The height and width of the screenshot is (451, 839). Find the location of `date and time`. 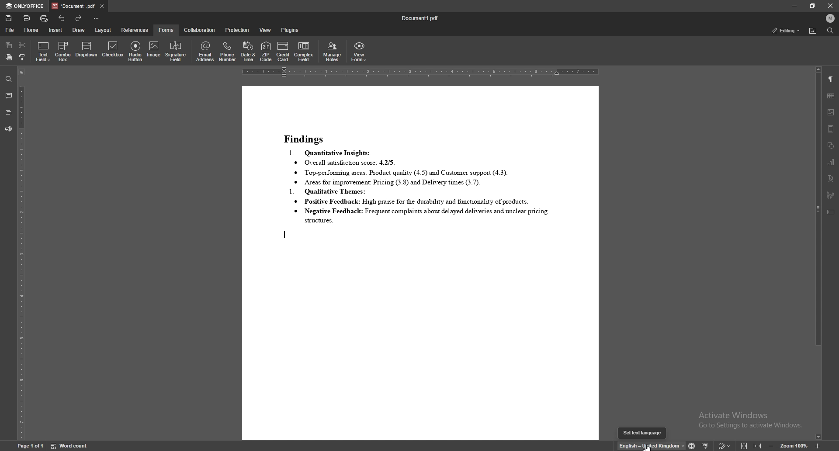

date and time is located at coordinates (249, 52).